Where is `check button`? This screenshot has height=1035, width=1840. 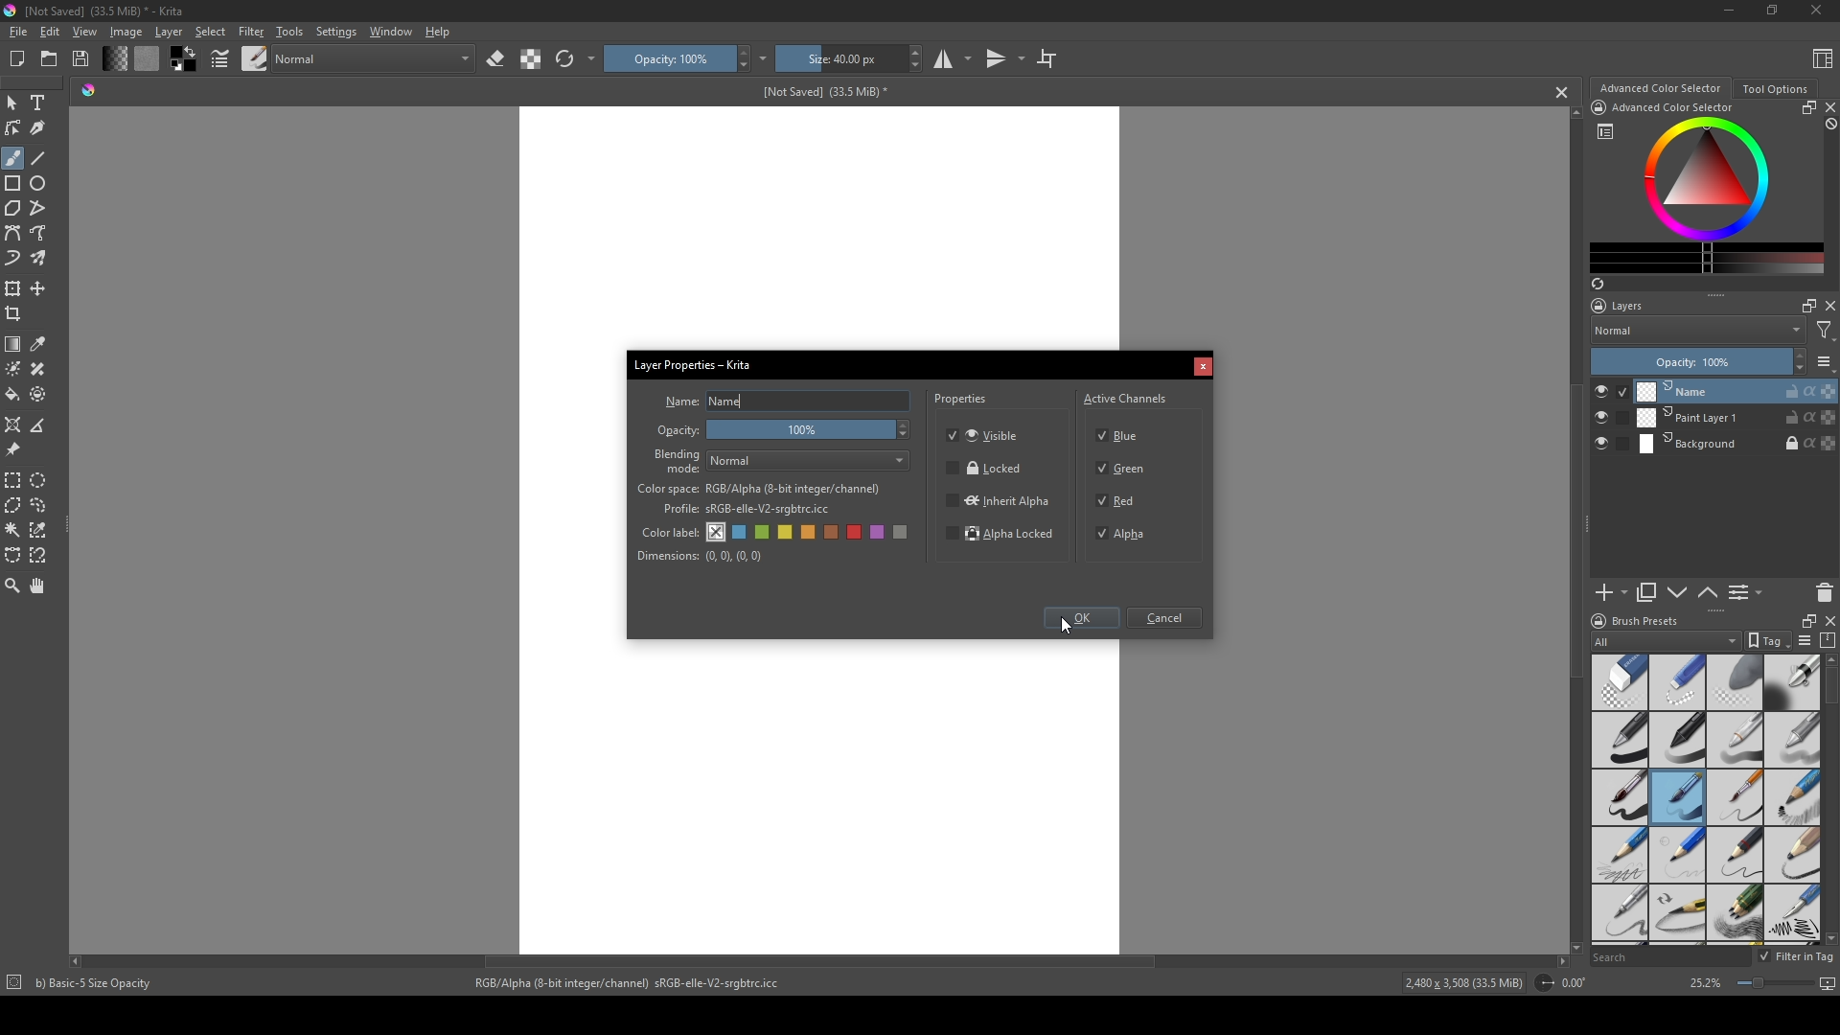
check button is located at coordinates (1610, 391).